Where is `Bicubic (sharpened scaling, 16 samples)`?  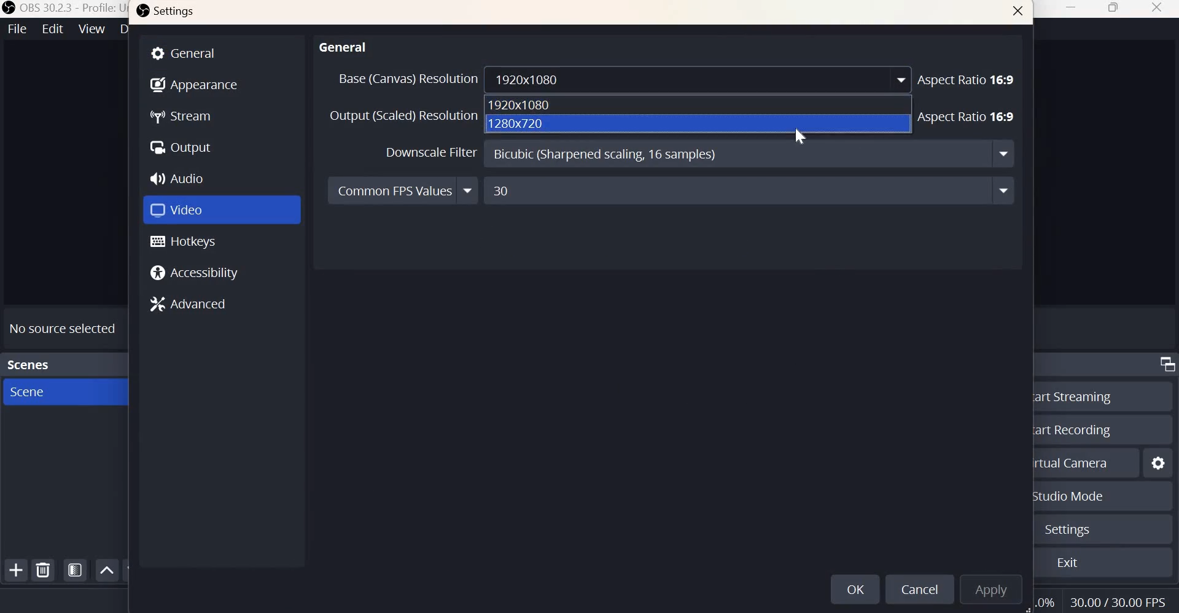 Bicubic (sharpened scaling, 16 samples) is located at coordinates (749, 154).